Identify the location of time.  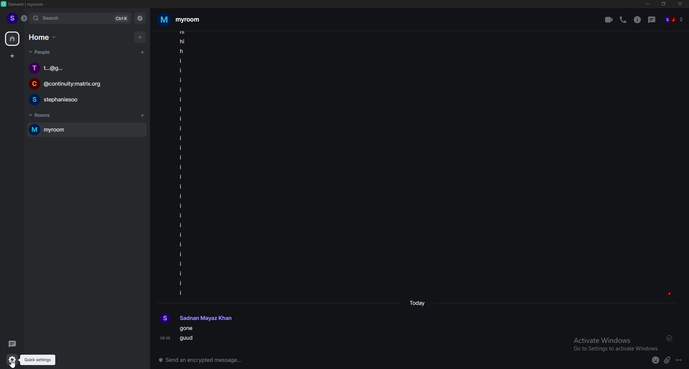
(419, 303).